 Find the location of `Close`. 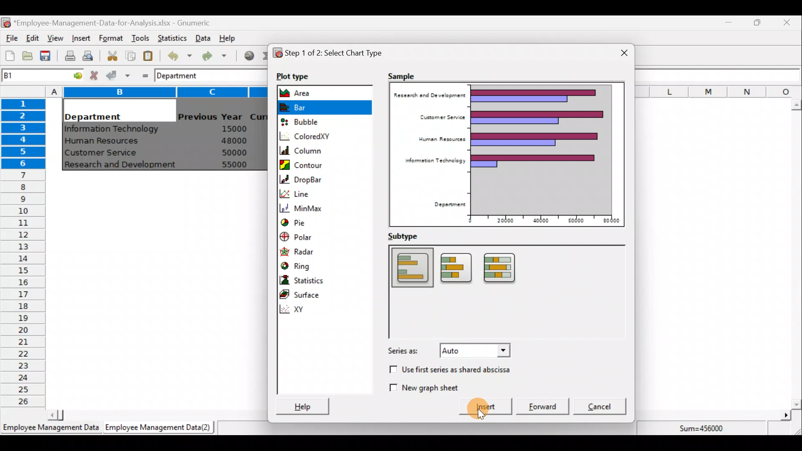

Close is located at coordinates (620, 54).